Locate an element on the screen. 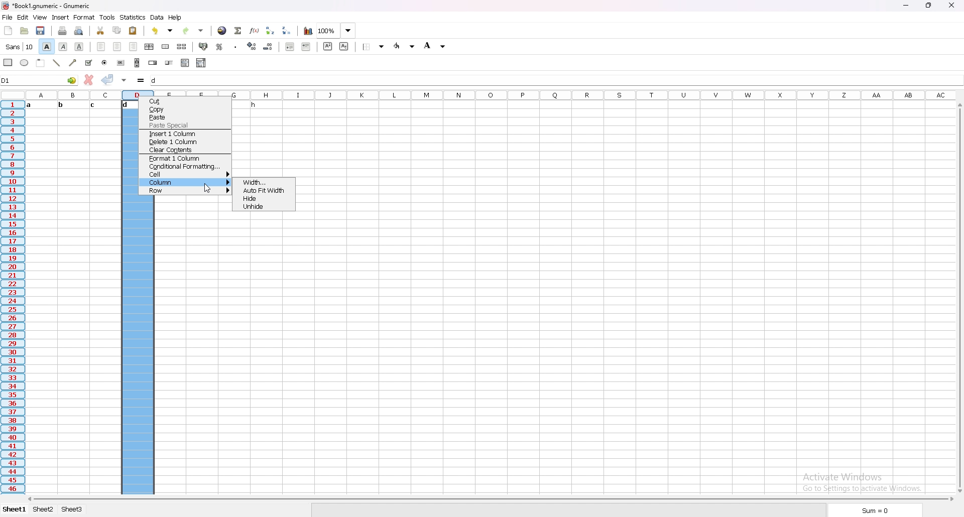 The height and width of the screenshot is (517, 964). open is located at coordinates (24, 31).